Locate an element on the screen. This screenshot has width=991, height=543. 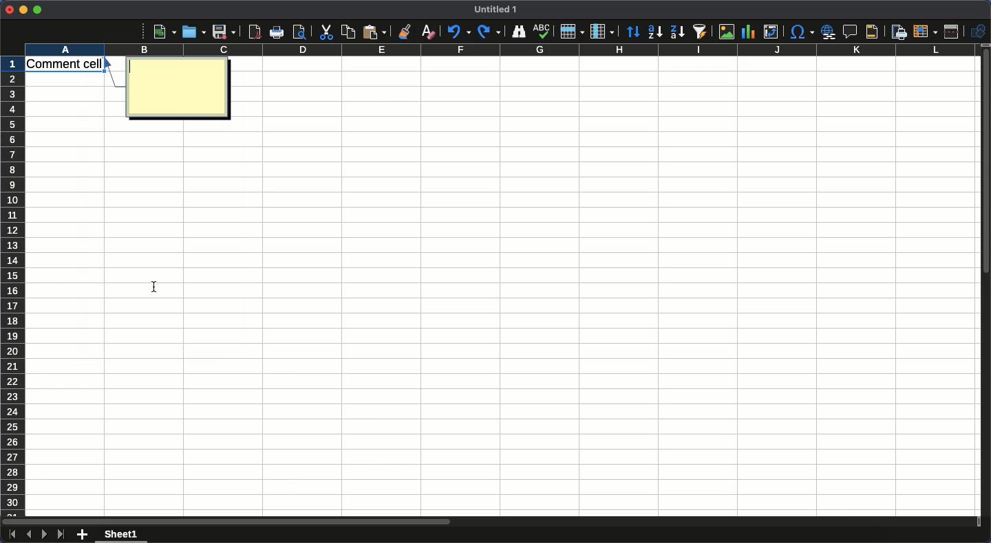
Insert hyperlink is located at coordinates (827, 31).